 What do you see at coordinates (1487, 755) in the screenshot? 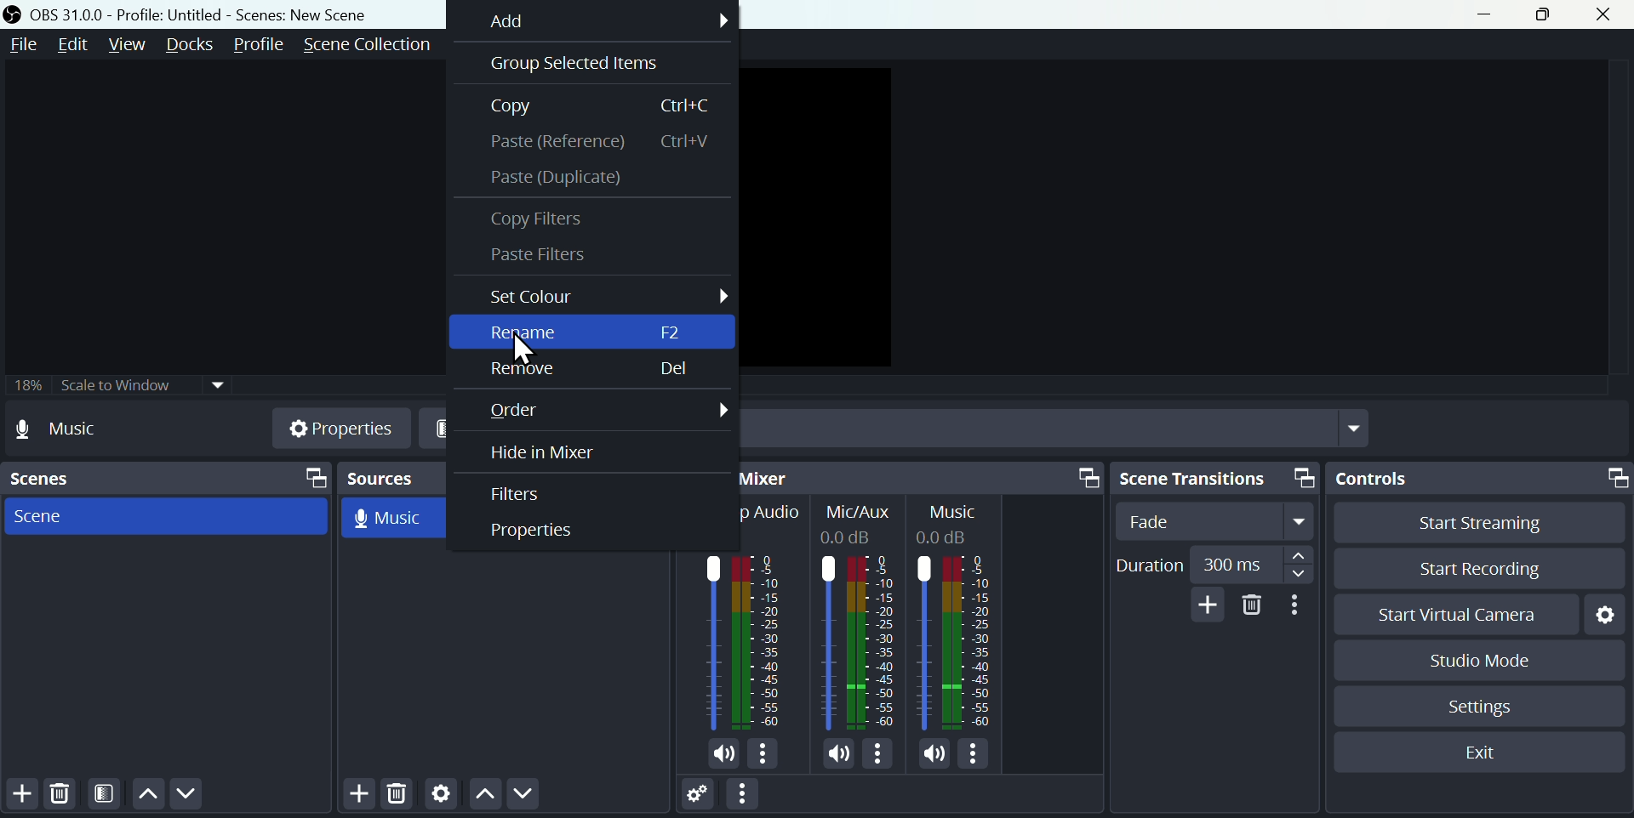
I see `Exit` at bounding box center [1487, 755].